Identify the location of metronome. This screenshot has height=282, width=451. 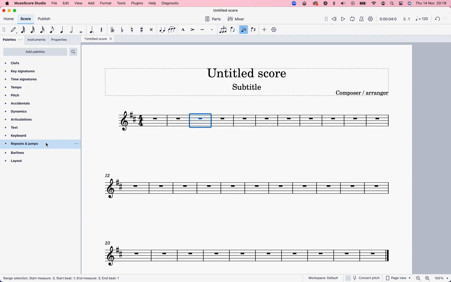
(361, 19).